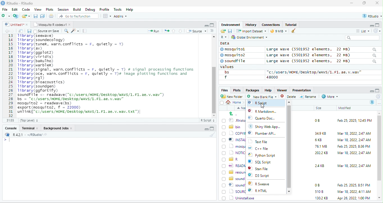 The width and height of the screenshot is (383, 203). What do you see at coordinates (321, 146) in the screenshot?
I see `76.1 MB` at bounding box center [321, 146].